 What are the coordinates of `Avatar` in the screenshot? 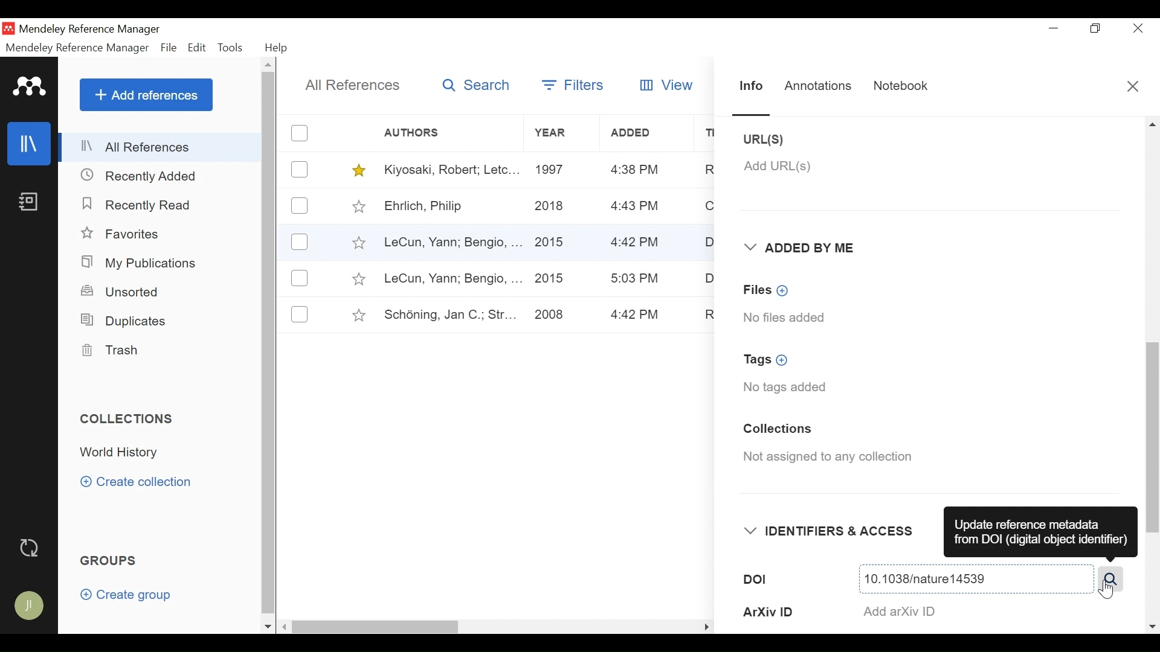 It's located at (30, 607).